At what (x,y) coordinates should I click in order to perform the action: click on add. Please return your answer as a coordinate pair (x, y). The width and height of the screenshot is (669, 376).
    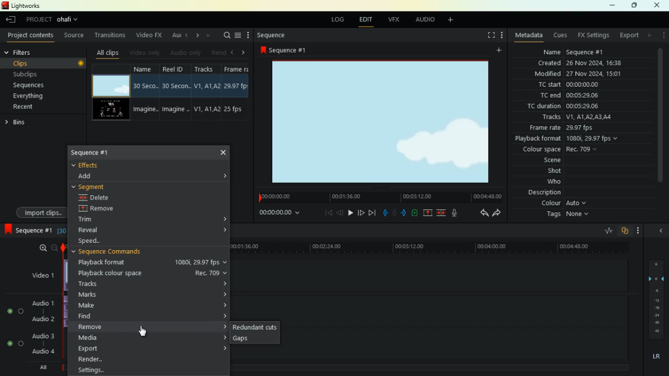
    Looking at the image, I should click on (453, 21).